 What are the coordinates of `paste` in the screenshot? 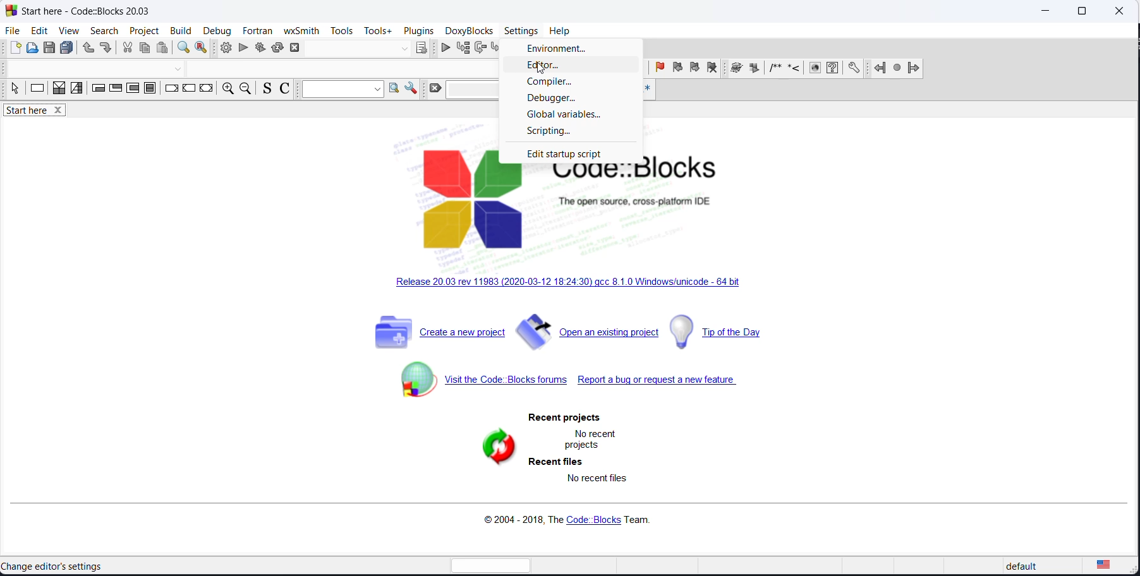 It's located at (163, 49).